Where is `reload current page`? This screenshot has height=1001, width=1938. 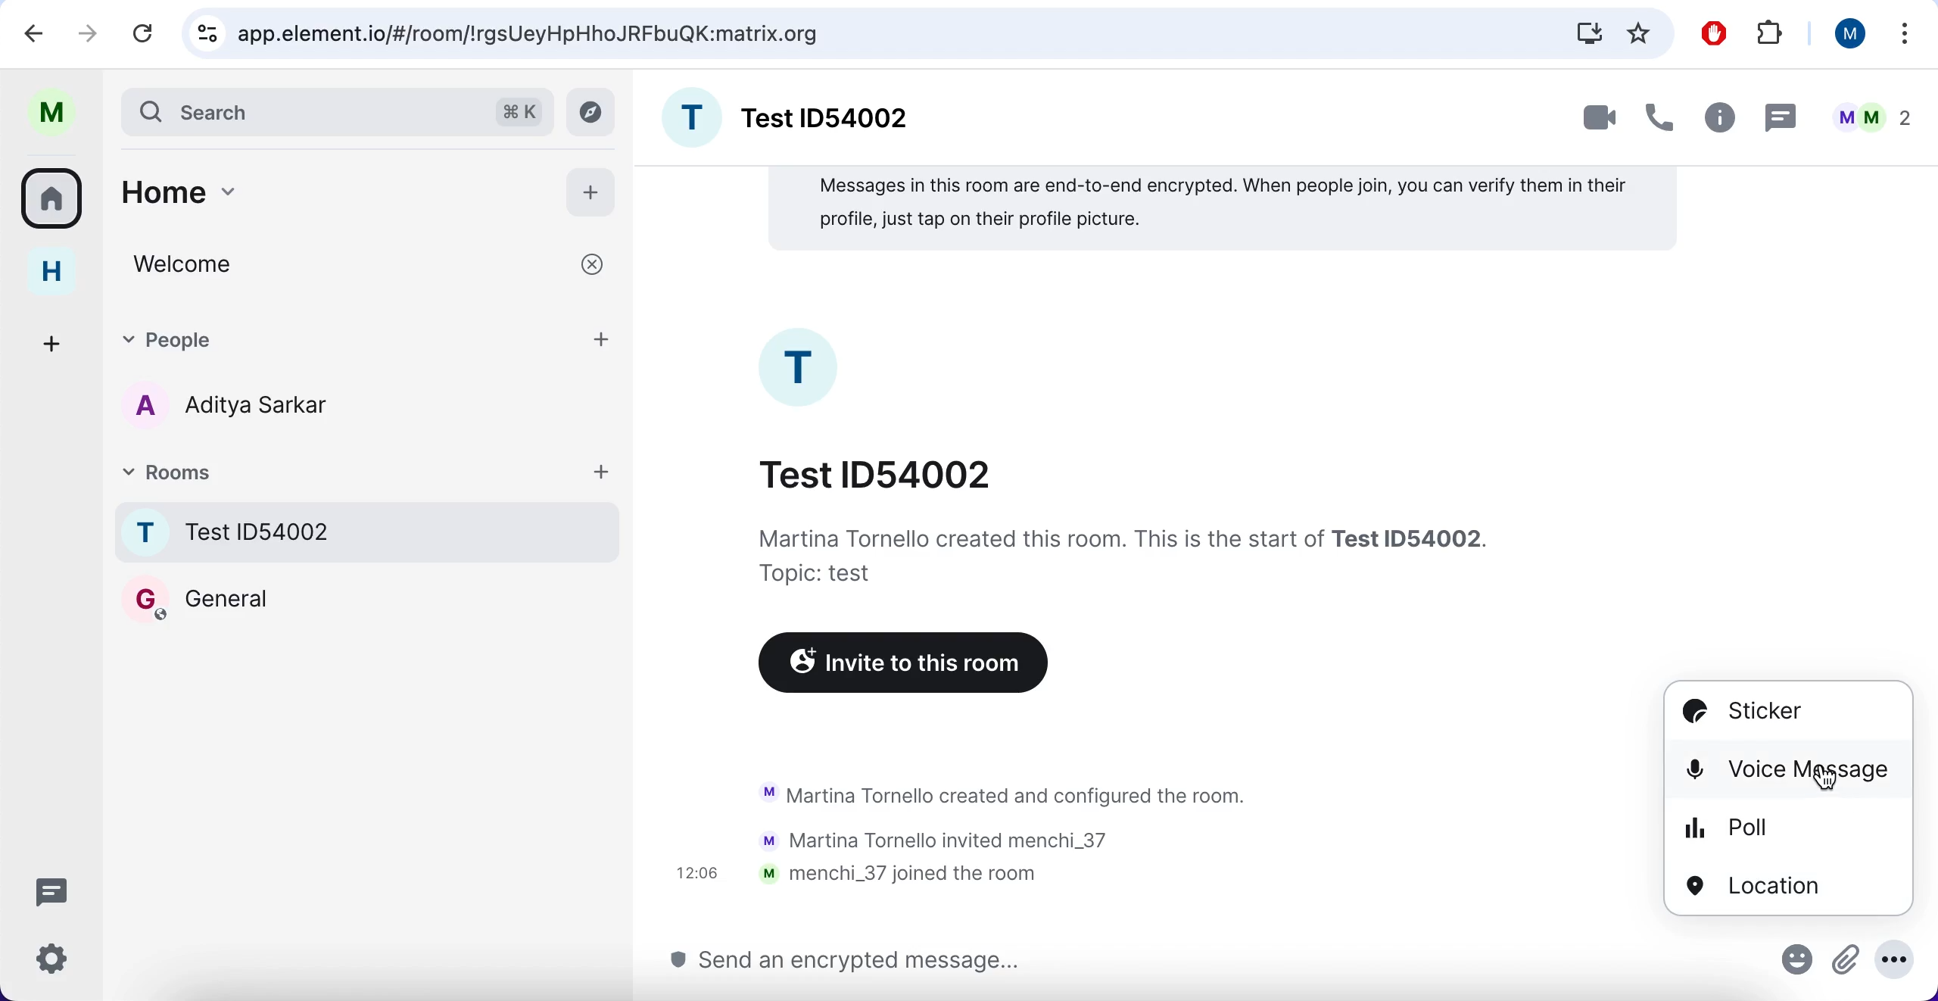
reload current page is located at coordinates (145, 34).